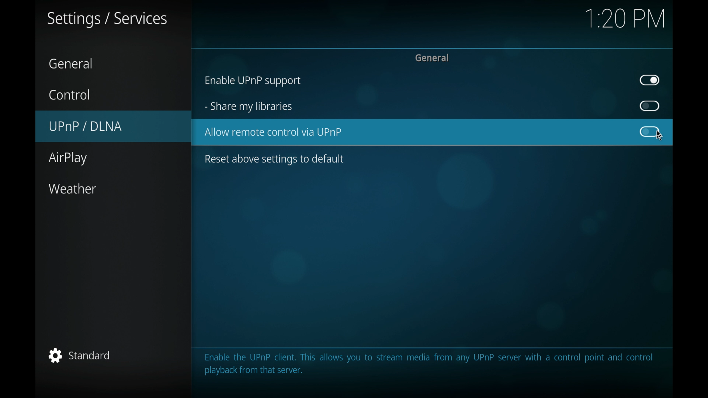 This screenshot has width=708, height=398. Describe the element at coordinates (249, 107) in the screenshot. I see `share my libraries` at that location.